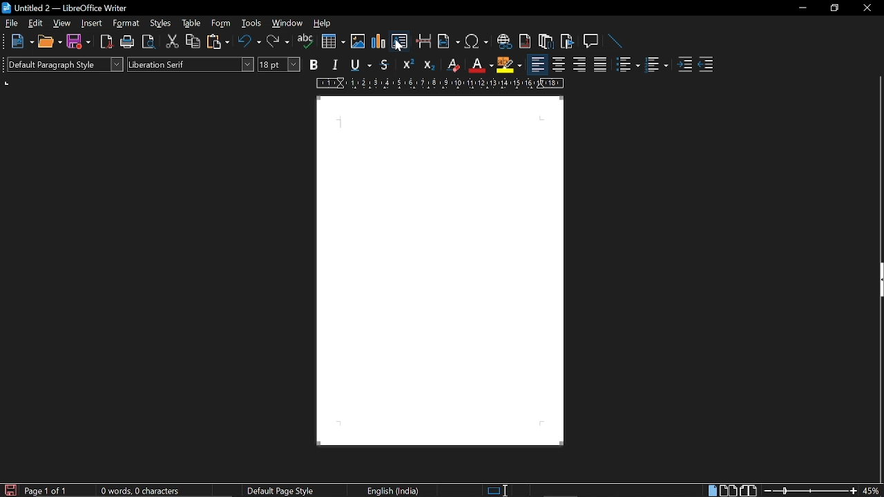 The image size is (884, 497). I want to click on paste, so click(220, 43).